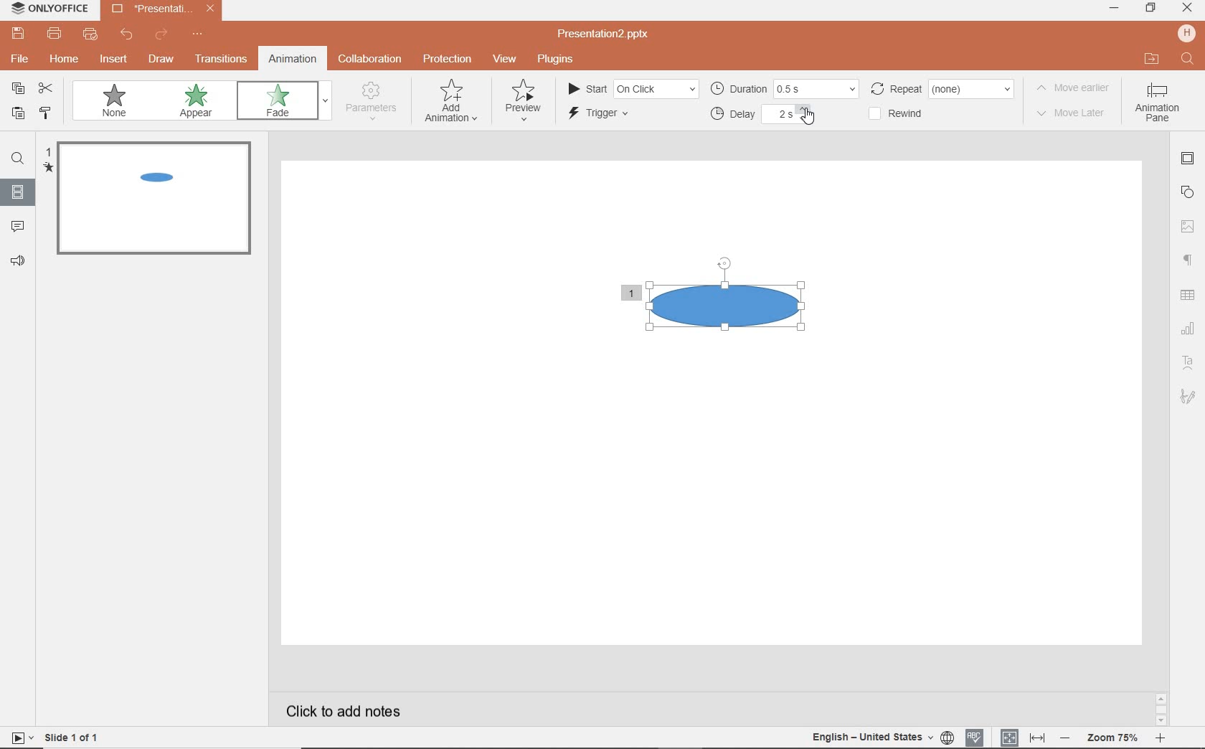 The width and height of the screenshot is (1205, 749). I want to click on CHART SETTINGS, so click(1190, 325).